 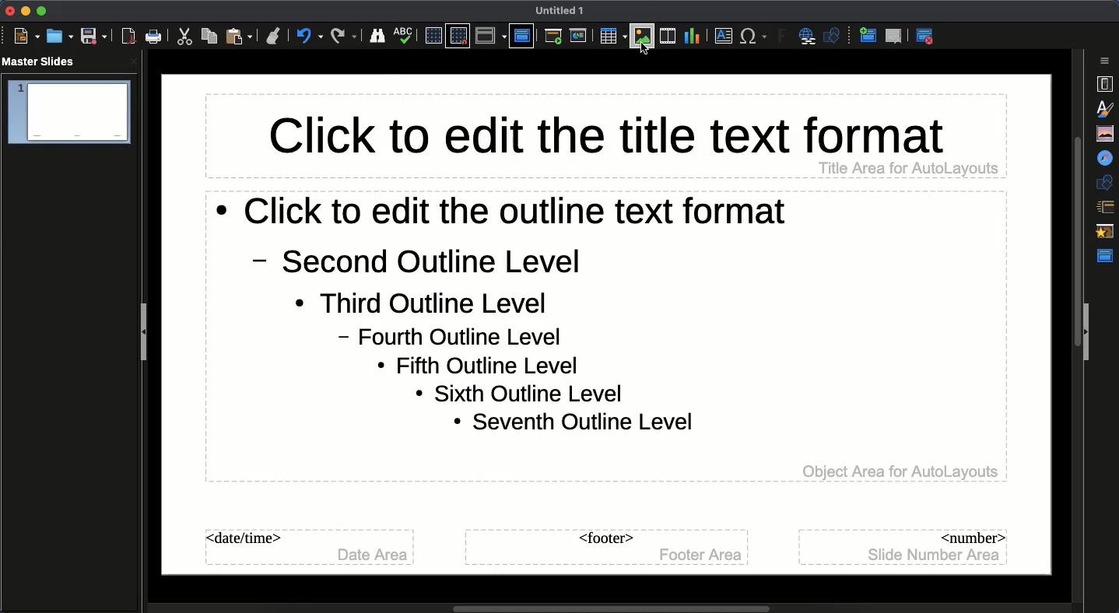 What do you see at coordinates (432, 35) in the screenshot?
I see `Display grid` at bounding box center [432, 35].